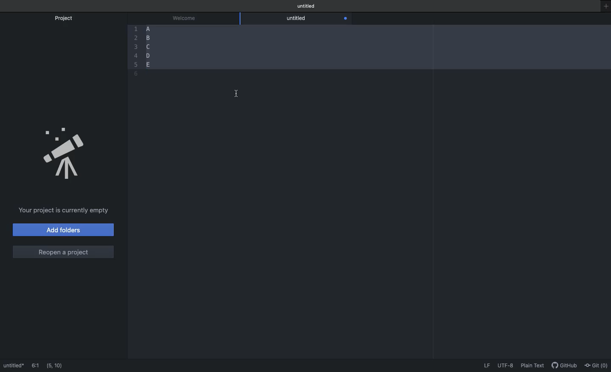 The width and height of the screenshot is (611, 372). What do you see at coordinates (187, 17) in the screenshot?
I see `‘Welcome` at bounding box center [187, 17].